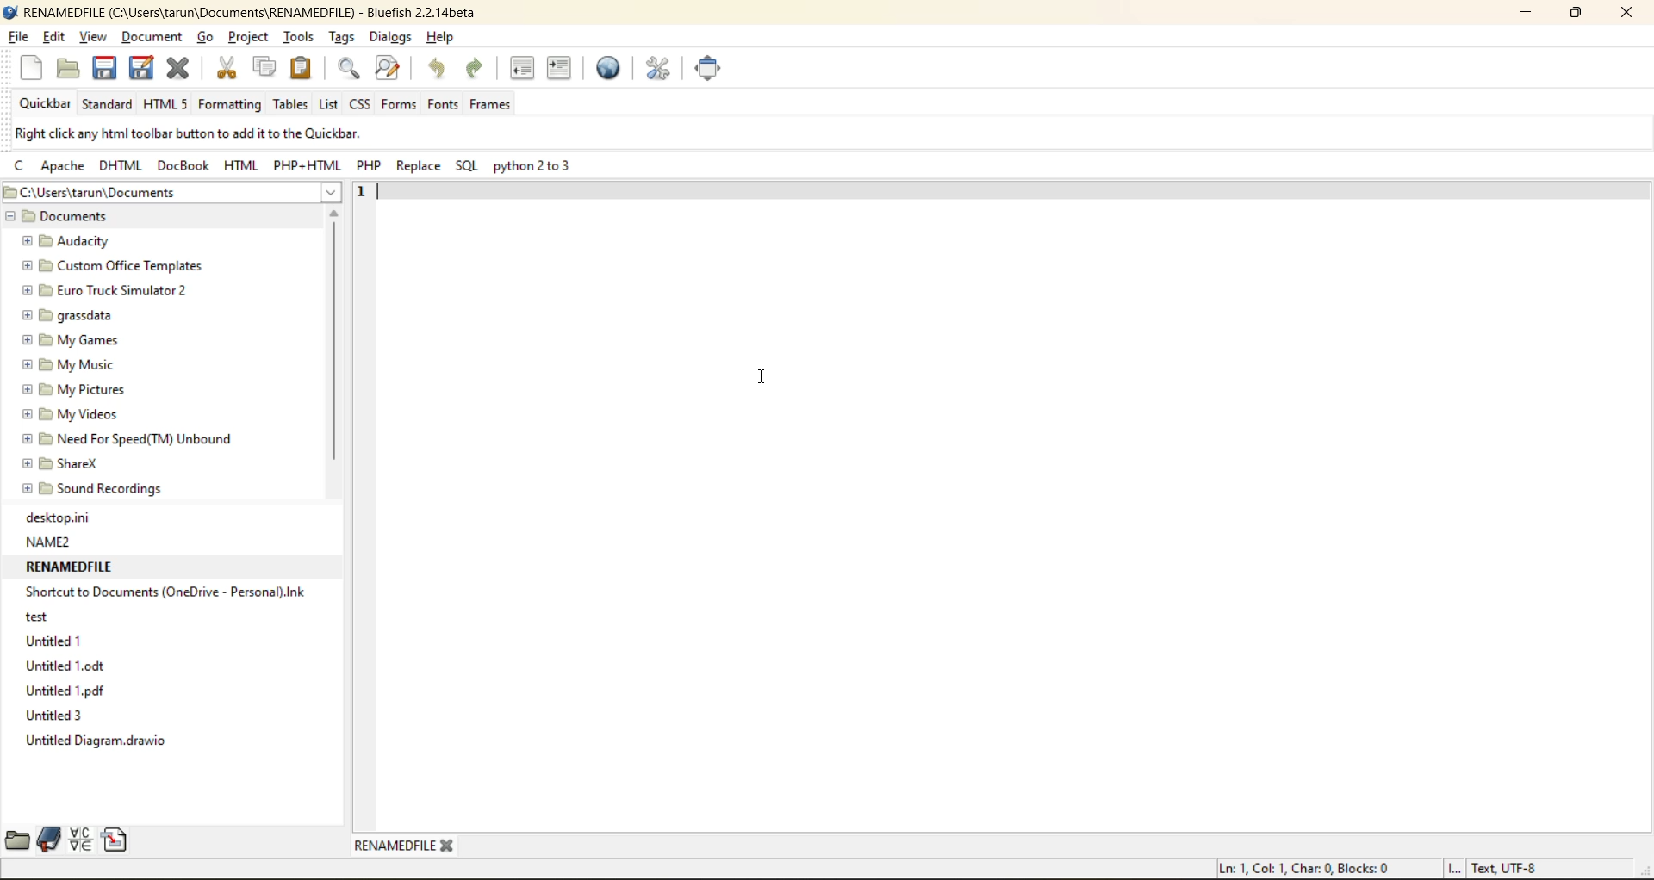 The image size is (1654, 880). What do you see at coordinates (67, 167) in the screenshot?
I see `apache` at bounding box center [67, 167].